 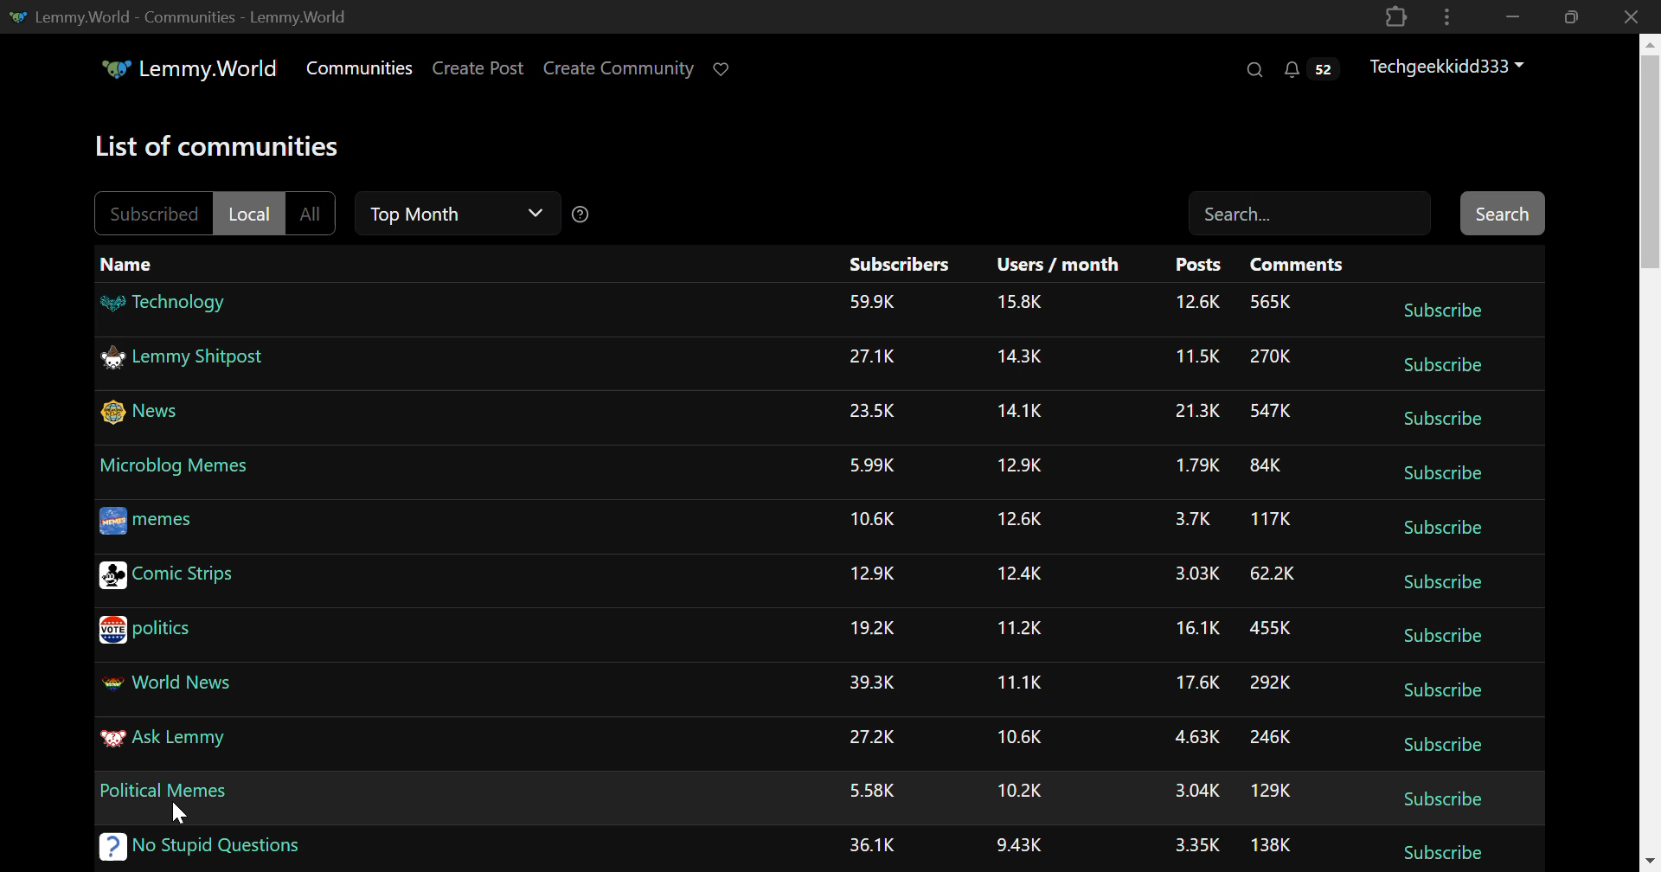 I want to click on Amount, so click(x=1270, y=520).